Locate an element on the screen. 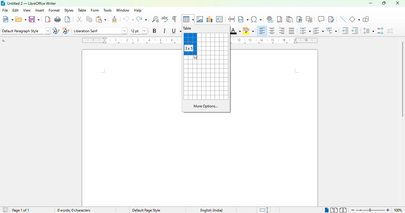 Image resolution: width=405 pixels, height=213 pixels. redo is located at coordinates (142, 19).